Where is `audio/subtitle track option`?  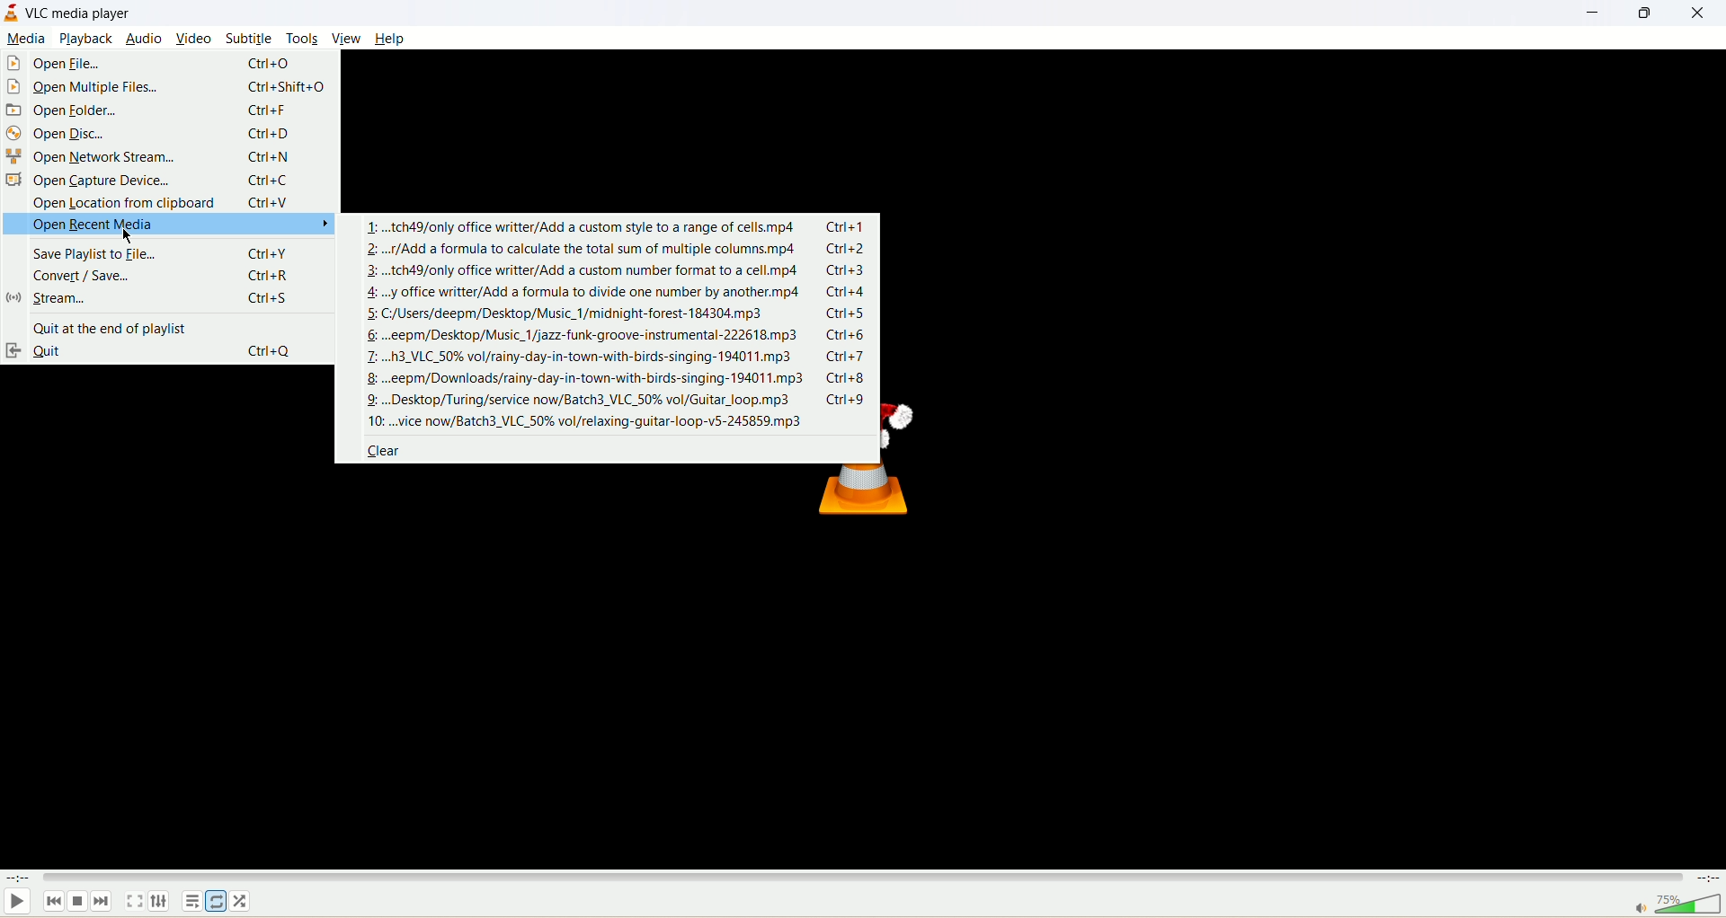 audio/subtitle track option is located at coordinates (161, 901).